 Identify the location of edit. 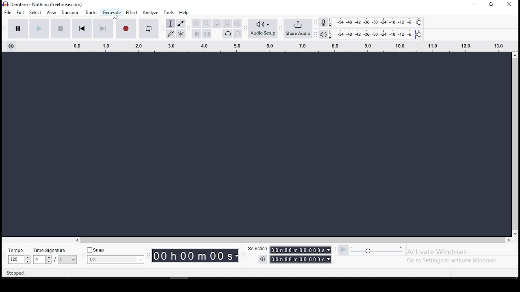
(22, 13).